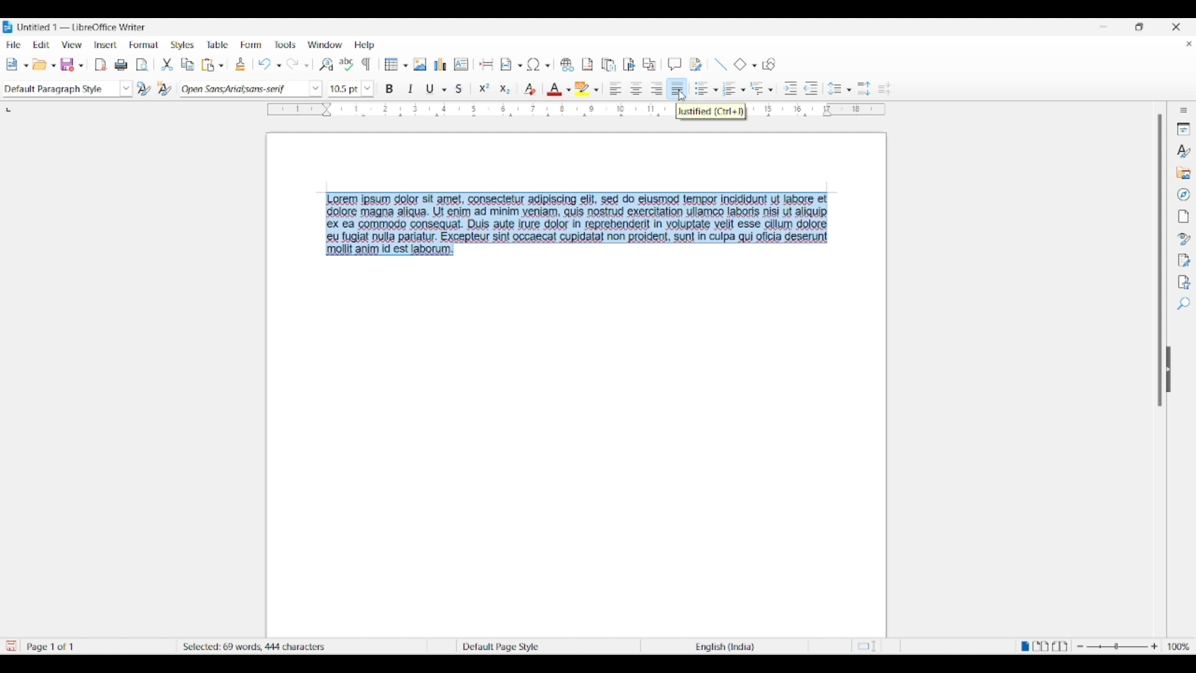  Describe the element at coordinates (790, 88) in the screenshot. I see `Increase indent` at that location.